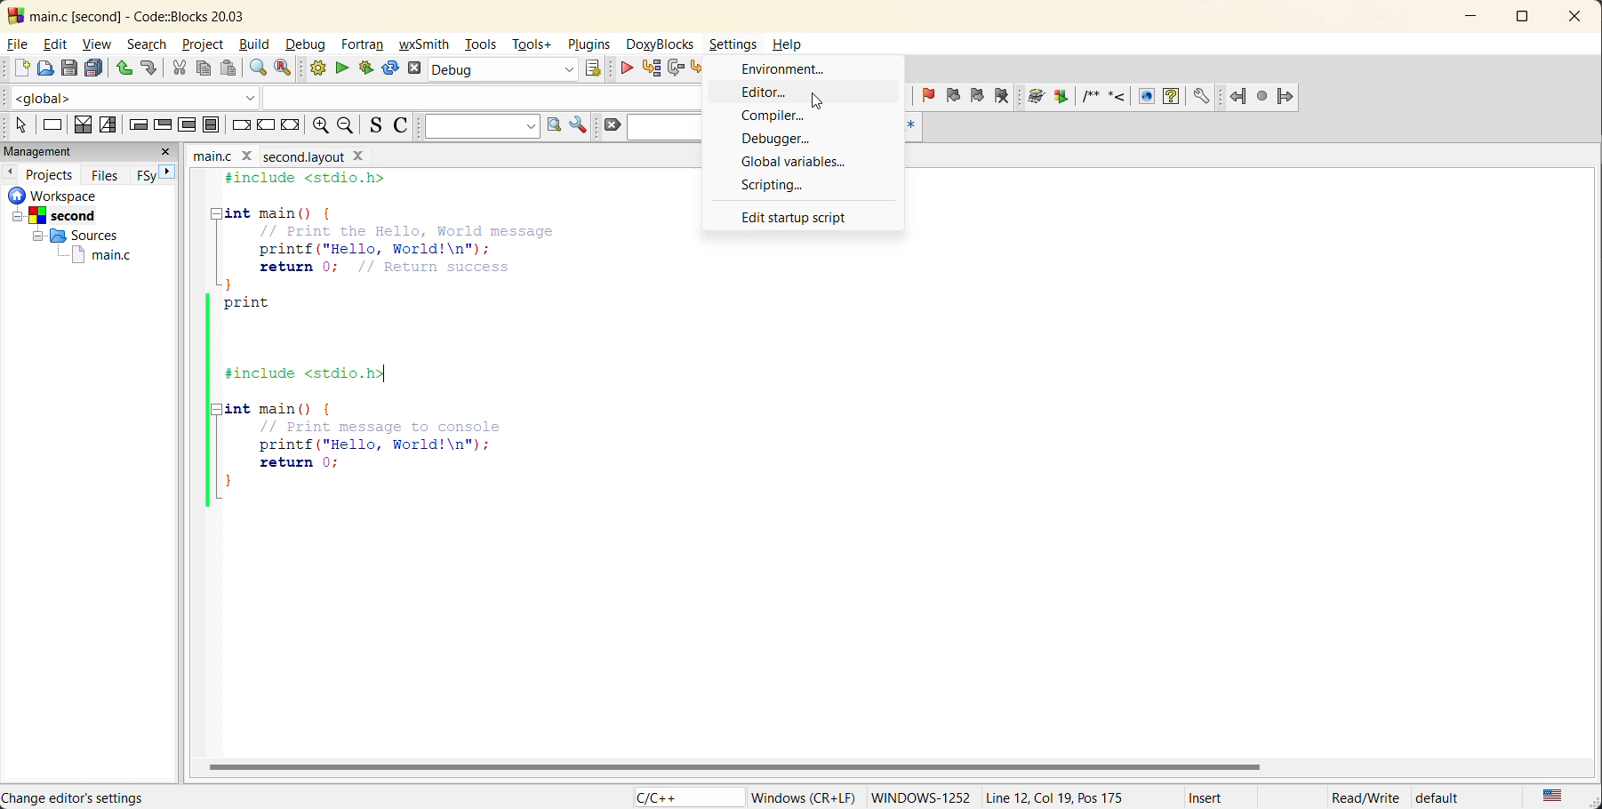 The width and height of the screenshot is (1602, 809). I want to click on previous, so click(10, 173).